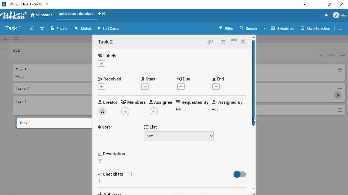 The width and height of the screenshot is (348, 195). What do you see at coordinates (42, 29) in the screenshot?
I see `Click here to star this board` at bounding box center [42, 29].